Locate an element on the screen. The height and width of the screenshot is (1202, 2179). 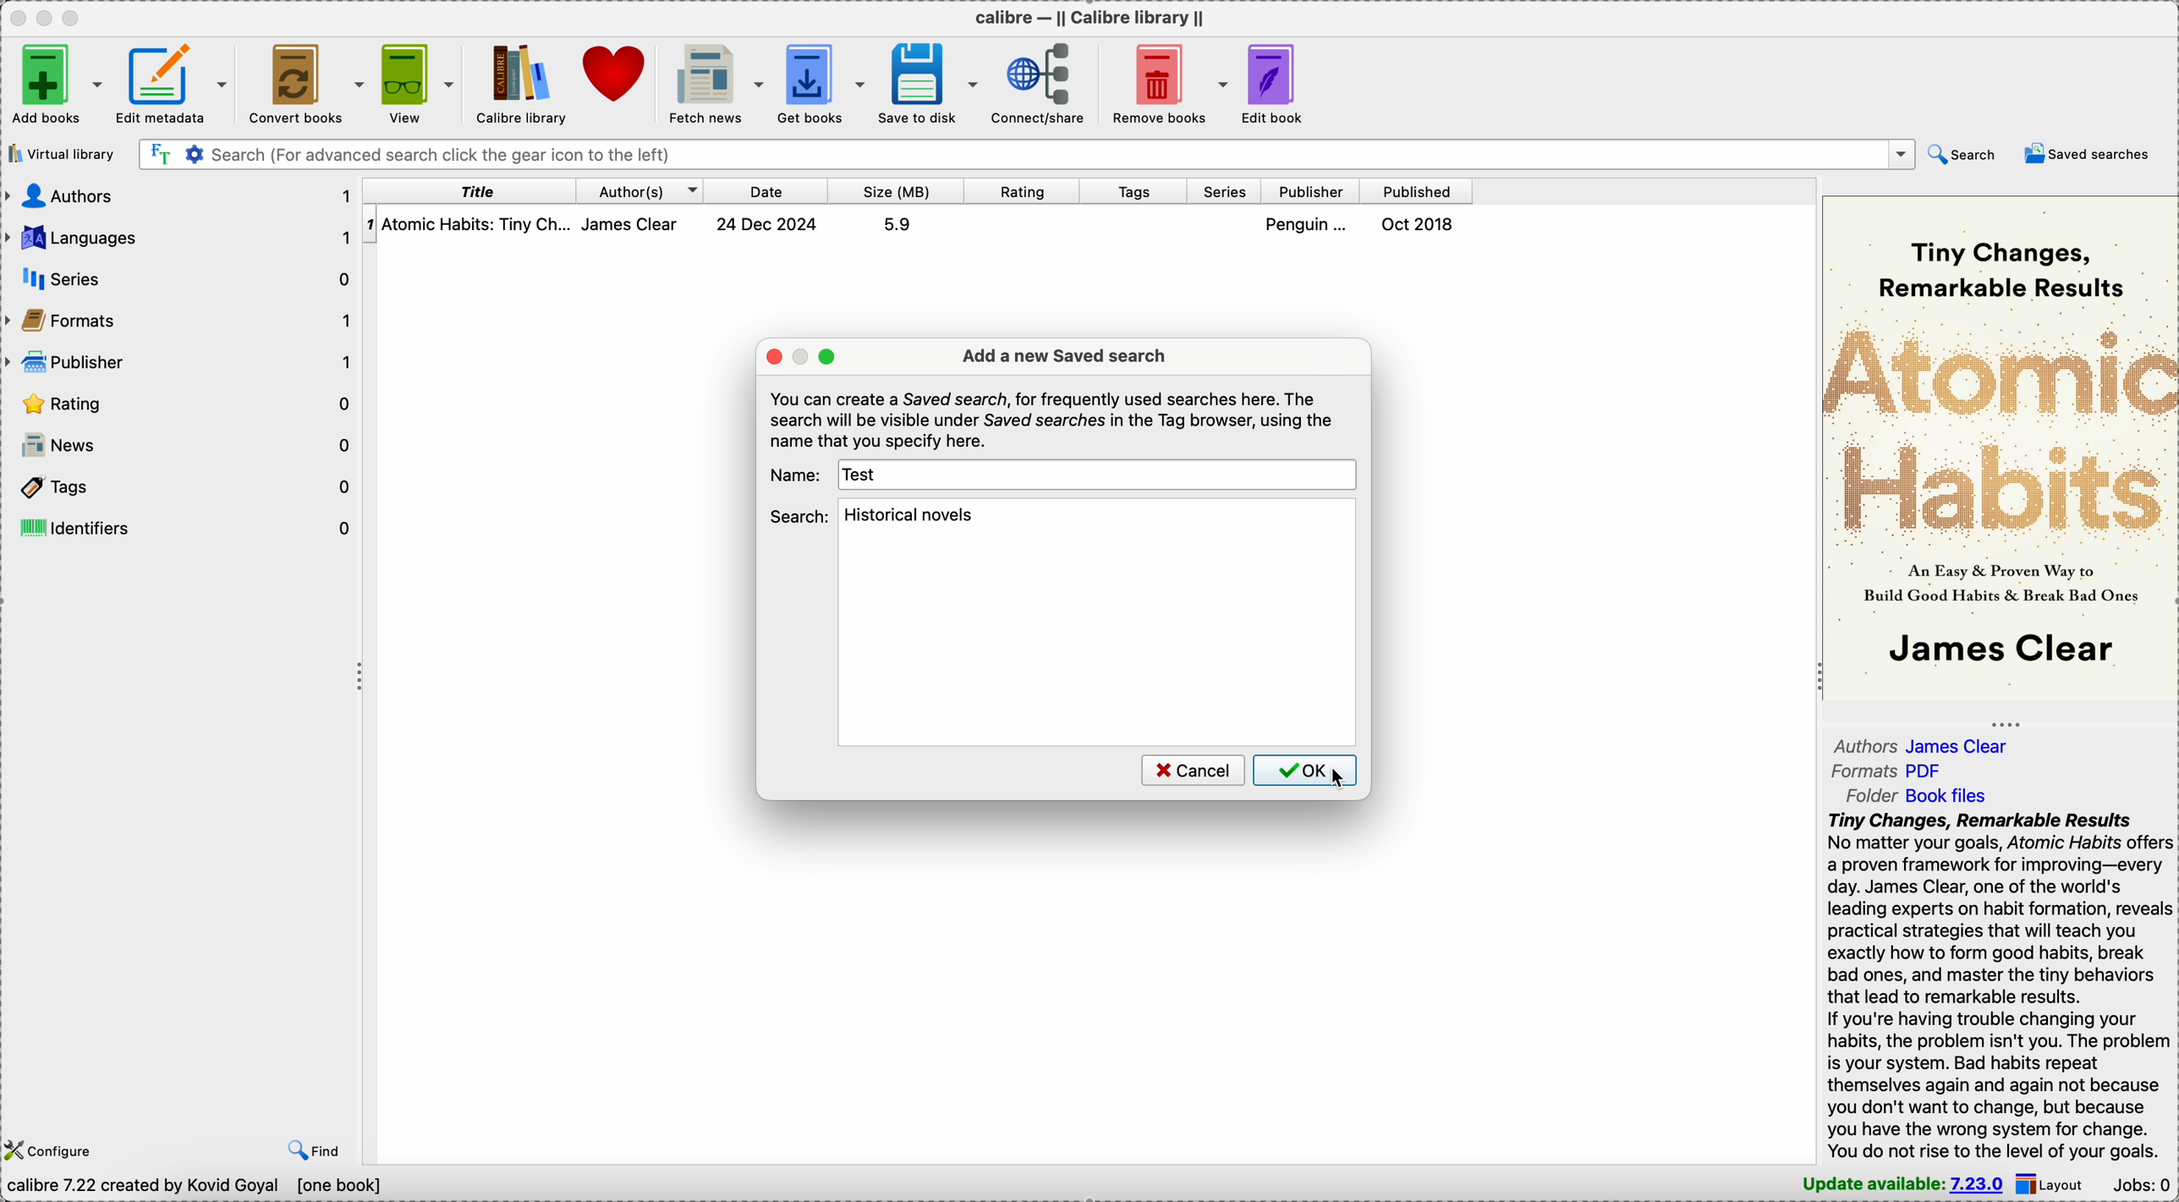
folder Book files is located at coordinates (1915, 796).